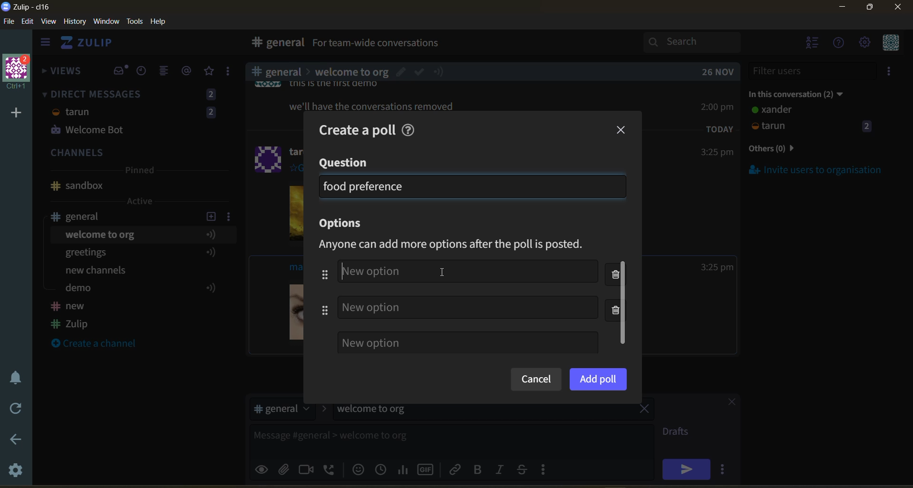  What do you see at coordinates (136, 20) in the screenshot?
I see `tools` at bounding box center [136, 20].